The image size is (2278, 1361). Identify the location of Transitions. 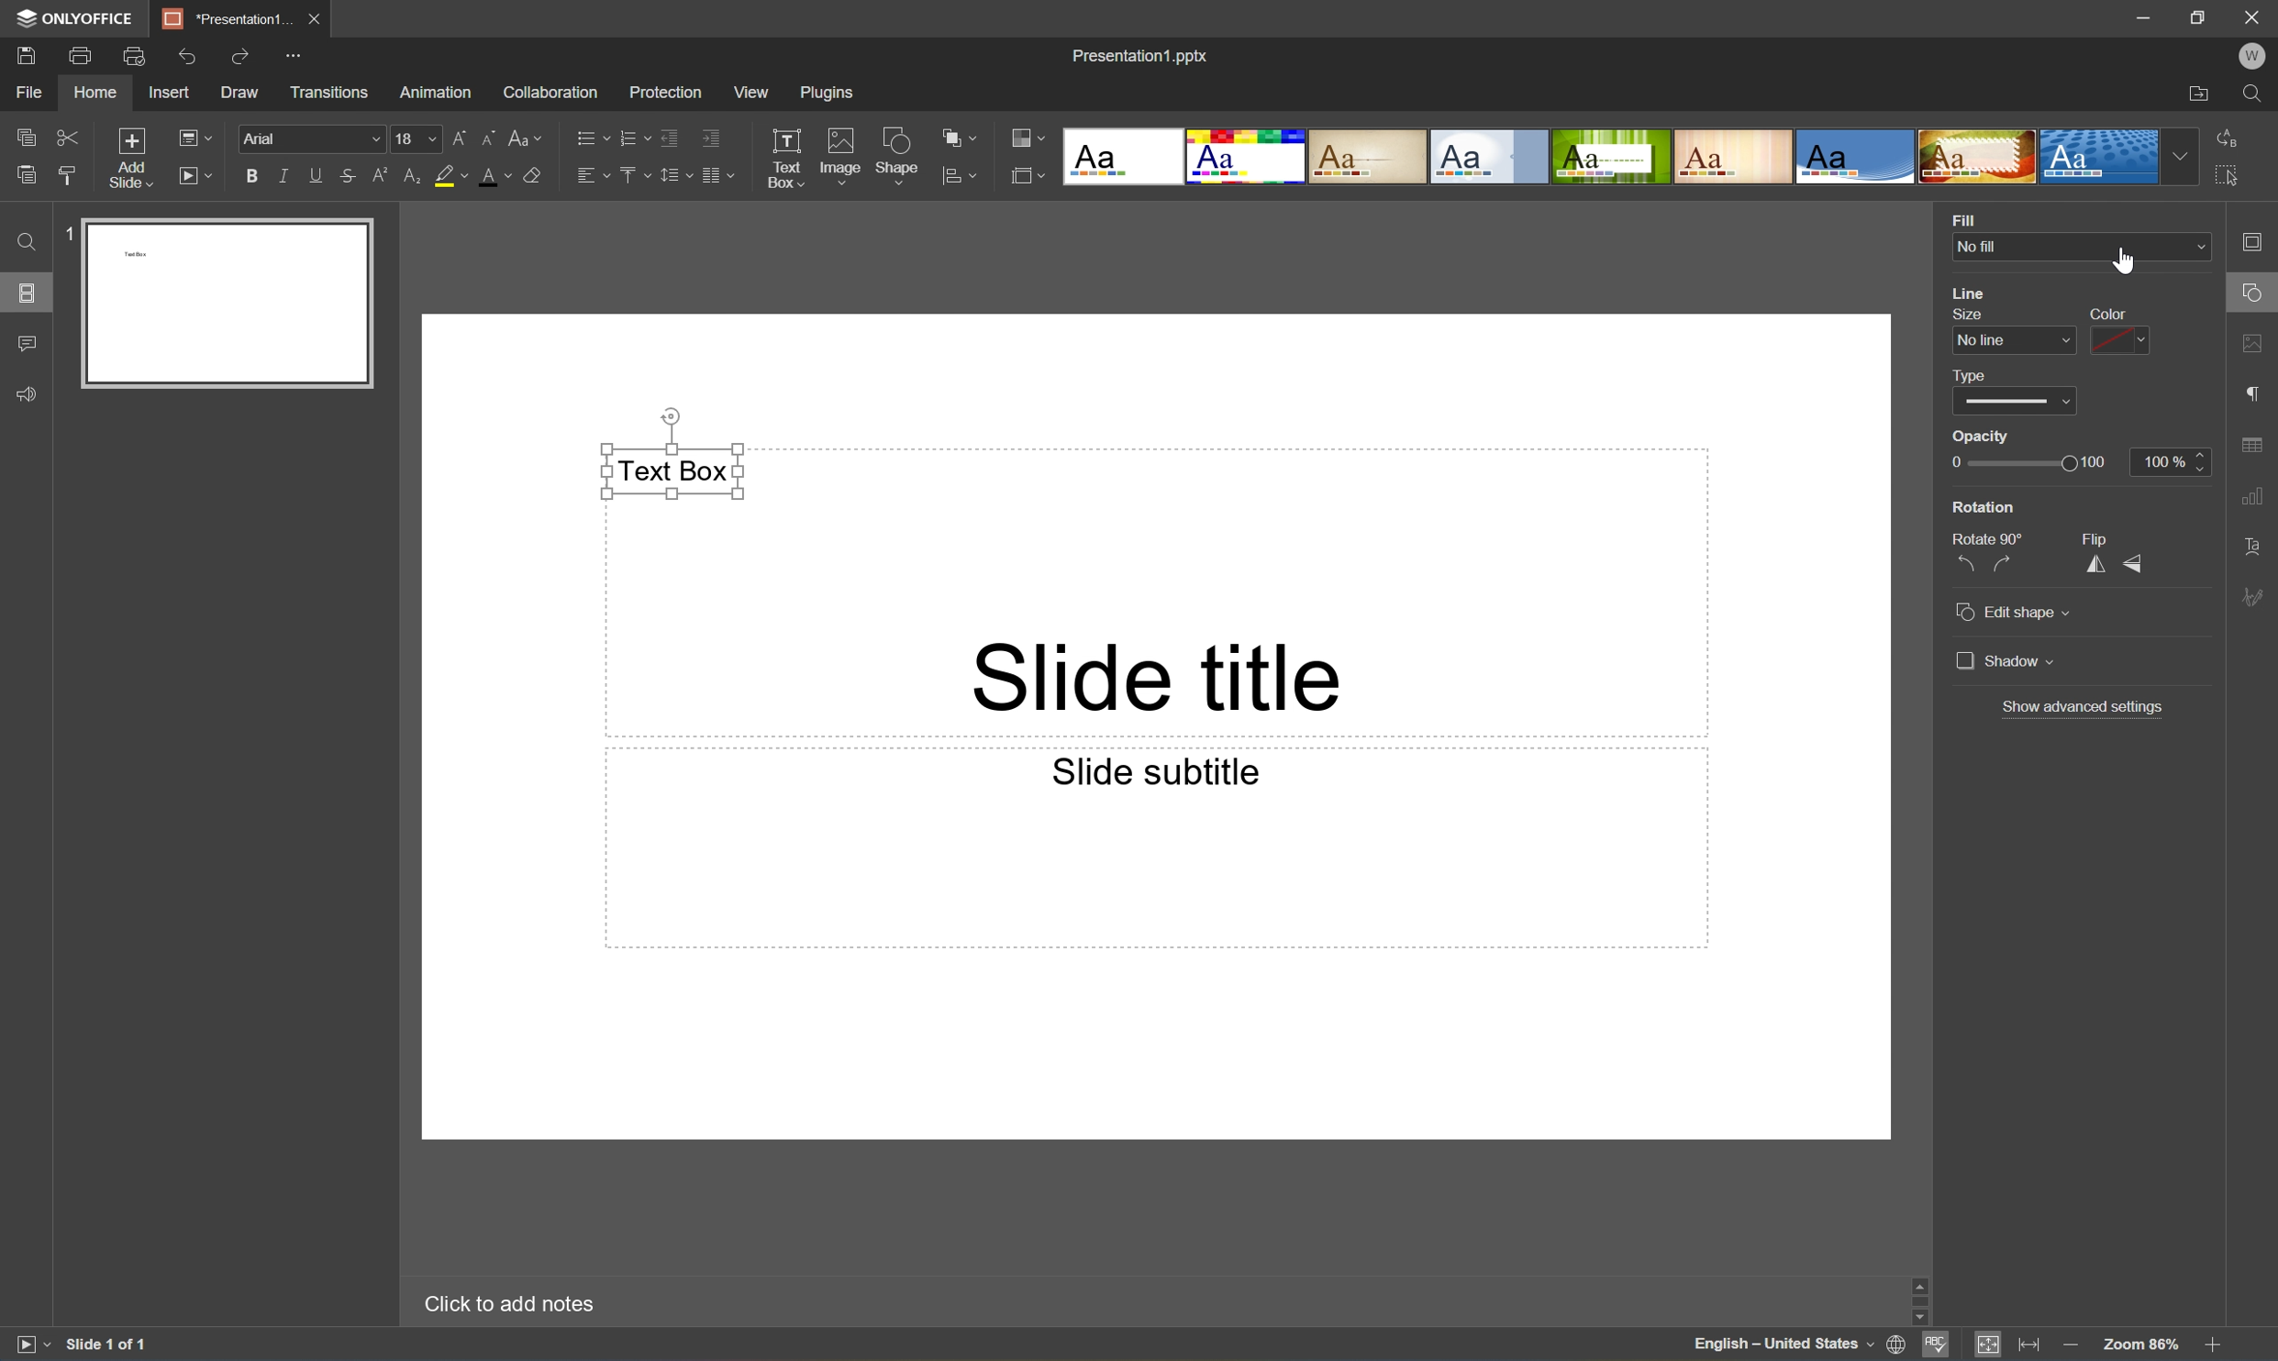
(332, 92).